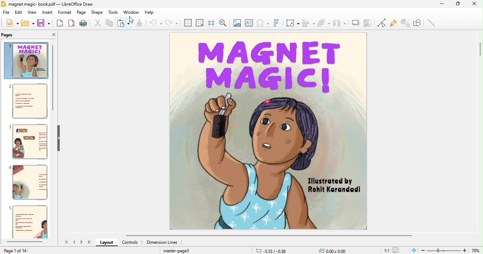 The width and height of the screenshot is (483, 254). What do you see at coordinates (385, 250) in the screenshot?
I see `1:1` at bounding box center [385, 250].